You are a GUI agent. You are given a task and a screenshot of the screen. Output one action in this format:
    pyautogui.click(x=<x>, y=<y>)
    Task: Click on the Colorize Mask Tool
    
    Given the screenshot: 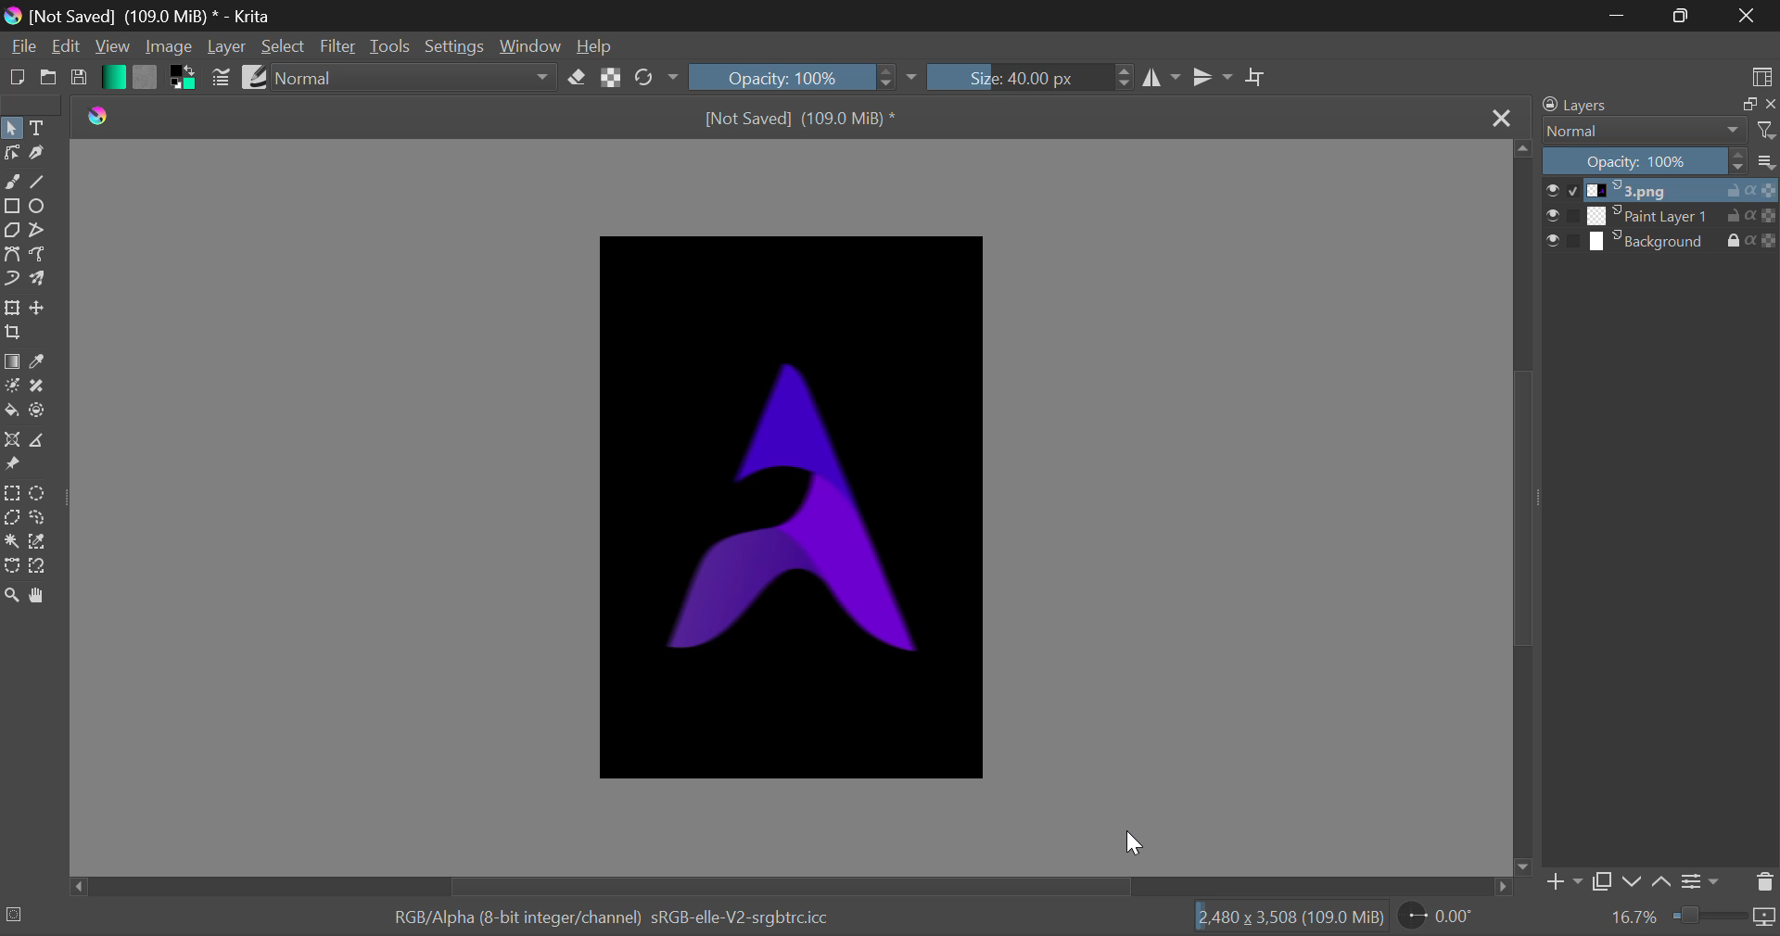 What is the action you would take?
    pyautogui.click(x=11, y=386)
    